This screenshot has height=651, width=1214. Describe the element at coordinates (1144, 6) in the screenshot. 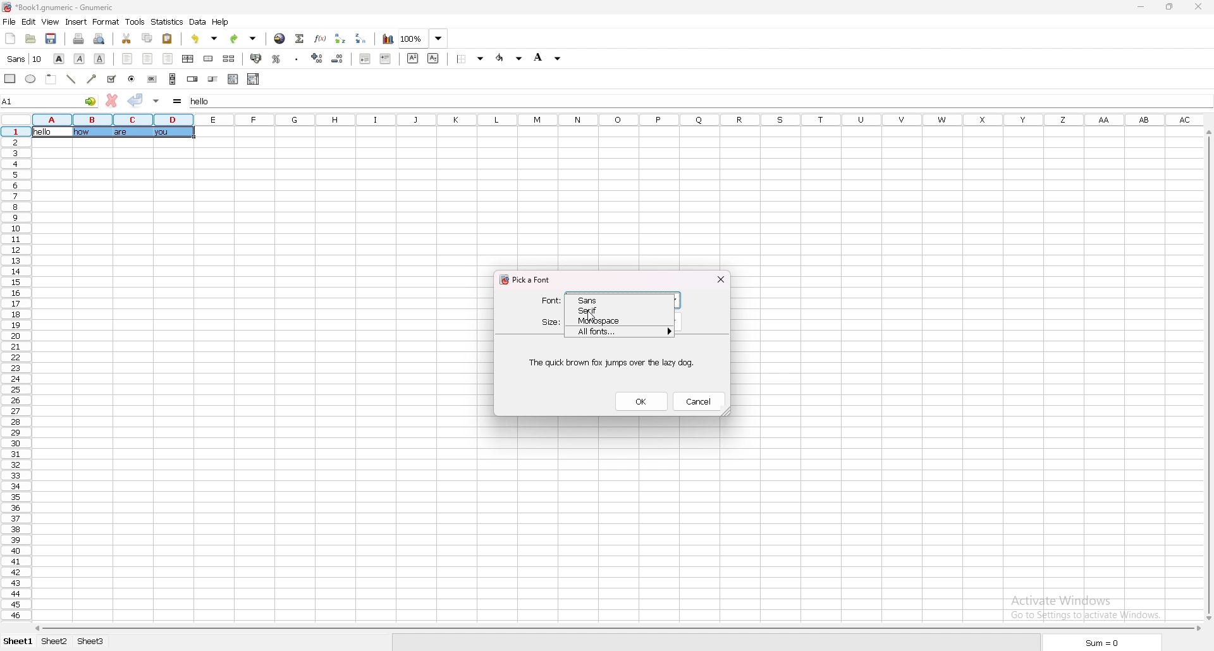

I see `minimize` at that location.